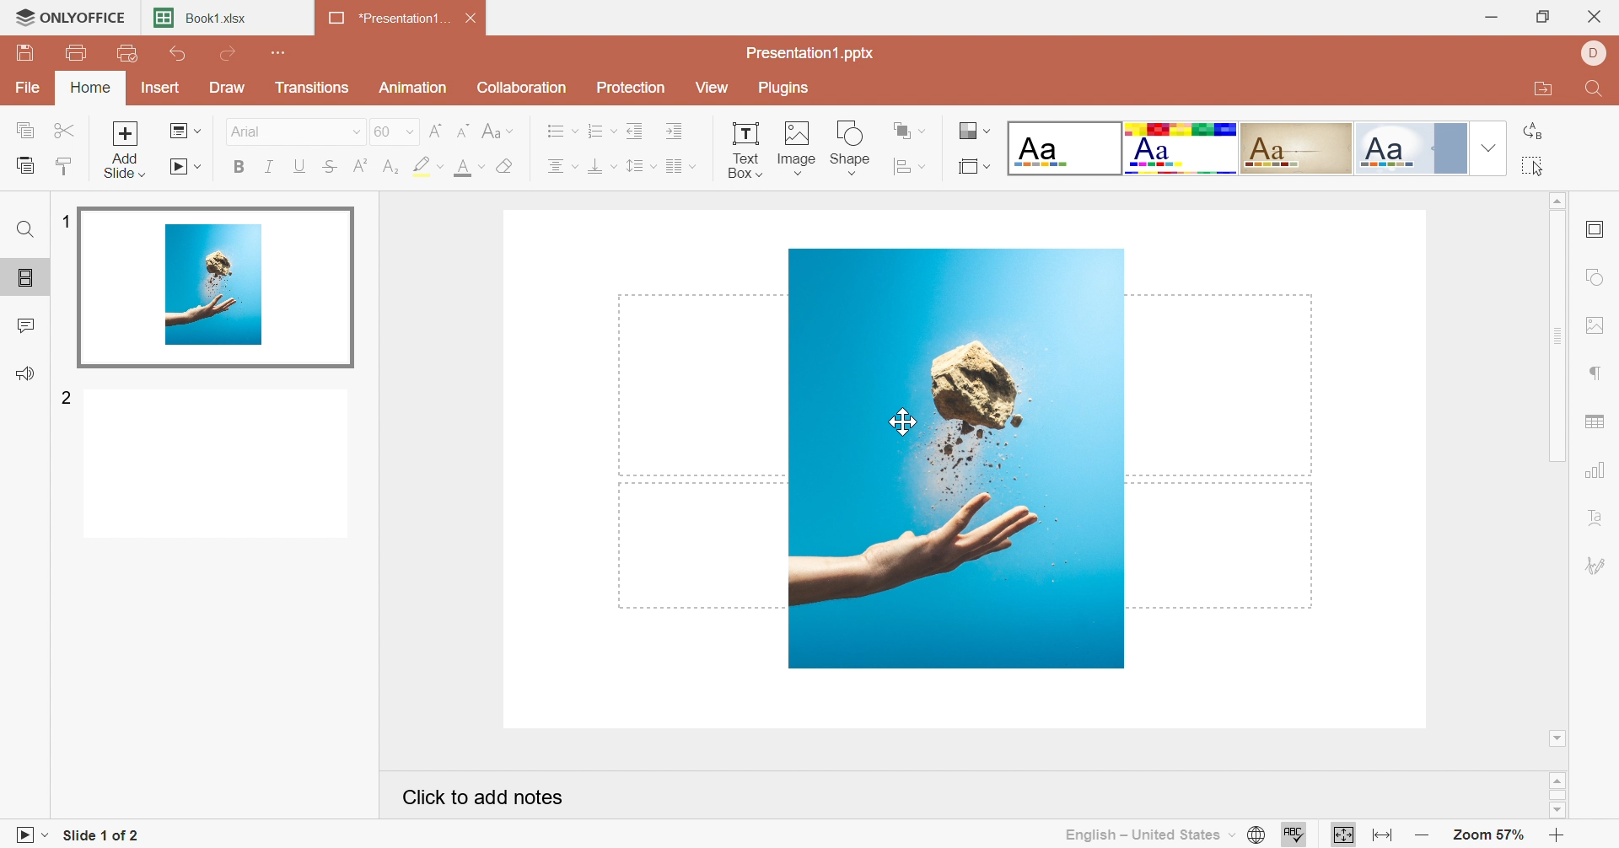 The height and width of the screenshot is (848, 1619). I want to click on Protection, so click(633, 88).